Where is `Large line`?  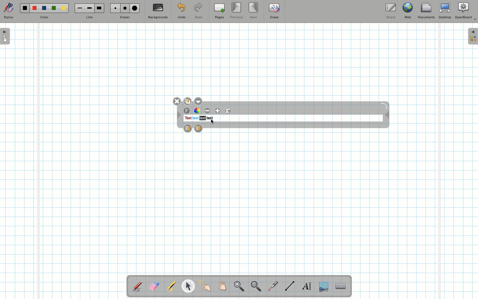 Large line is located at coordinates (100, 8).